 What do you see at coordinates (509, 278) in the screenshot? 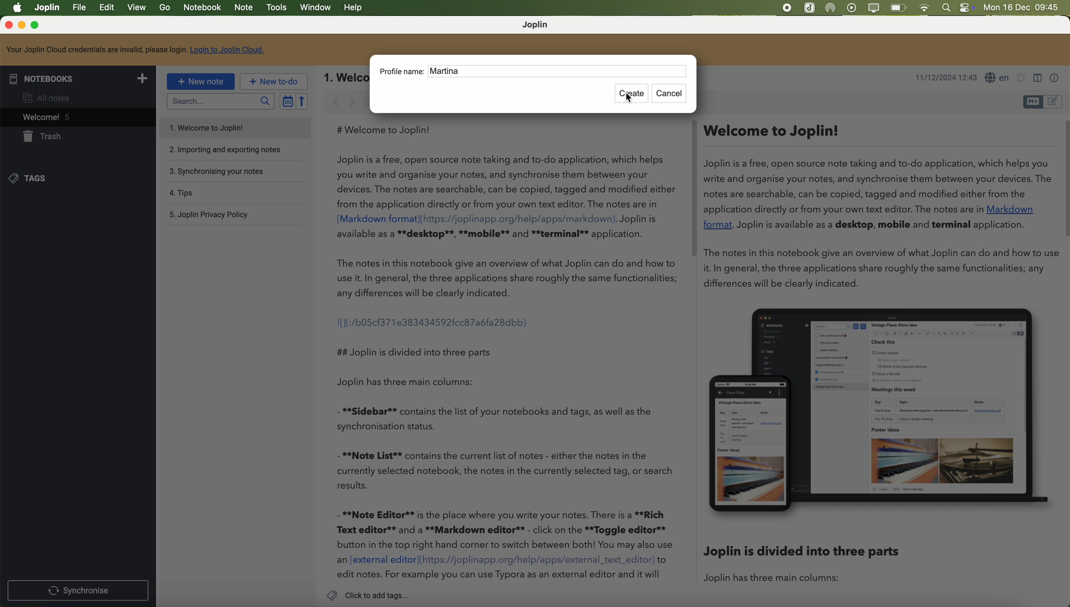
I see `The notes in this notebook give an overview of what Joplin can do and how to
use it. In general, the three applications share roughly the same functionalities;
any differences will be clearly indicated.` at bounding box center [509, 278].